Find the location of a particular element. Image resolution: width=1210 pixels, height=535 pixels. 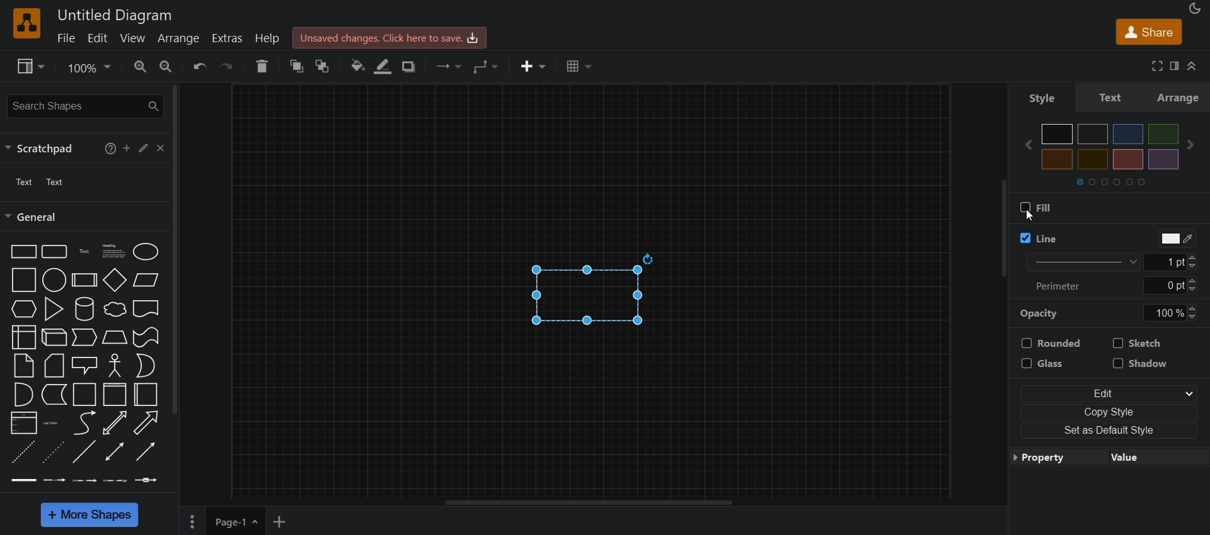

blue is located at coordinates (1128, 134).